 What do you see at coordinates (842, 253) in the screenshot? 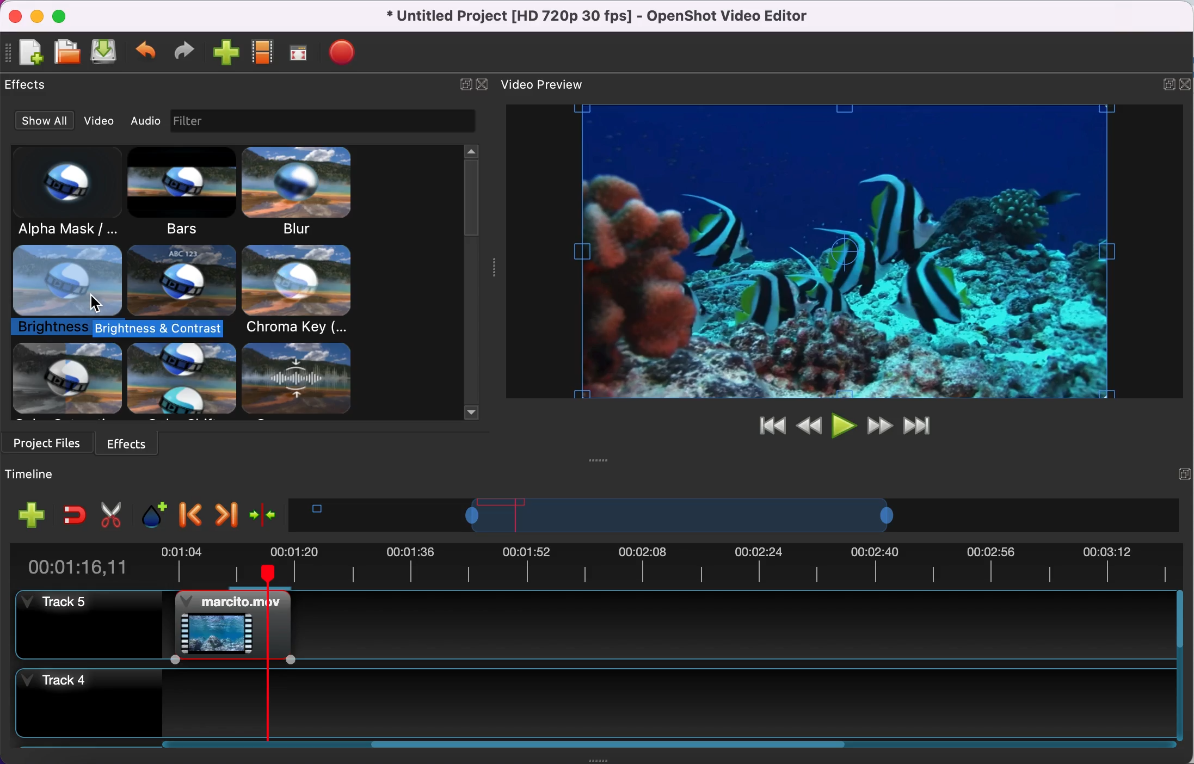
I see `video preview` at bounding box center [842, 253].